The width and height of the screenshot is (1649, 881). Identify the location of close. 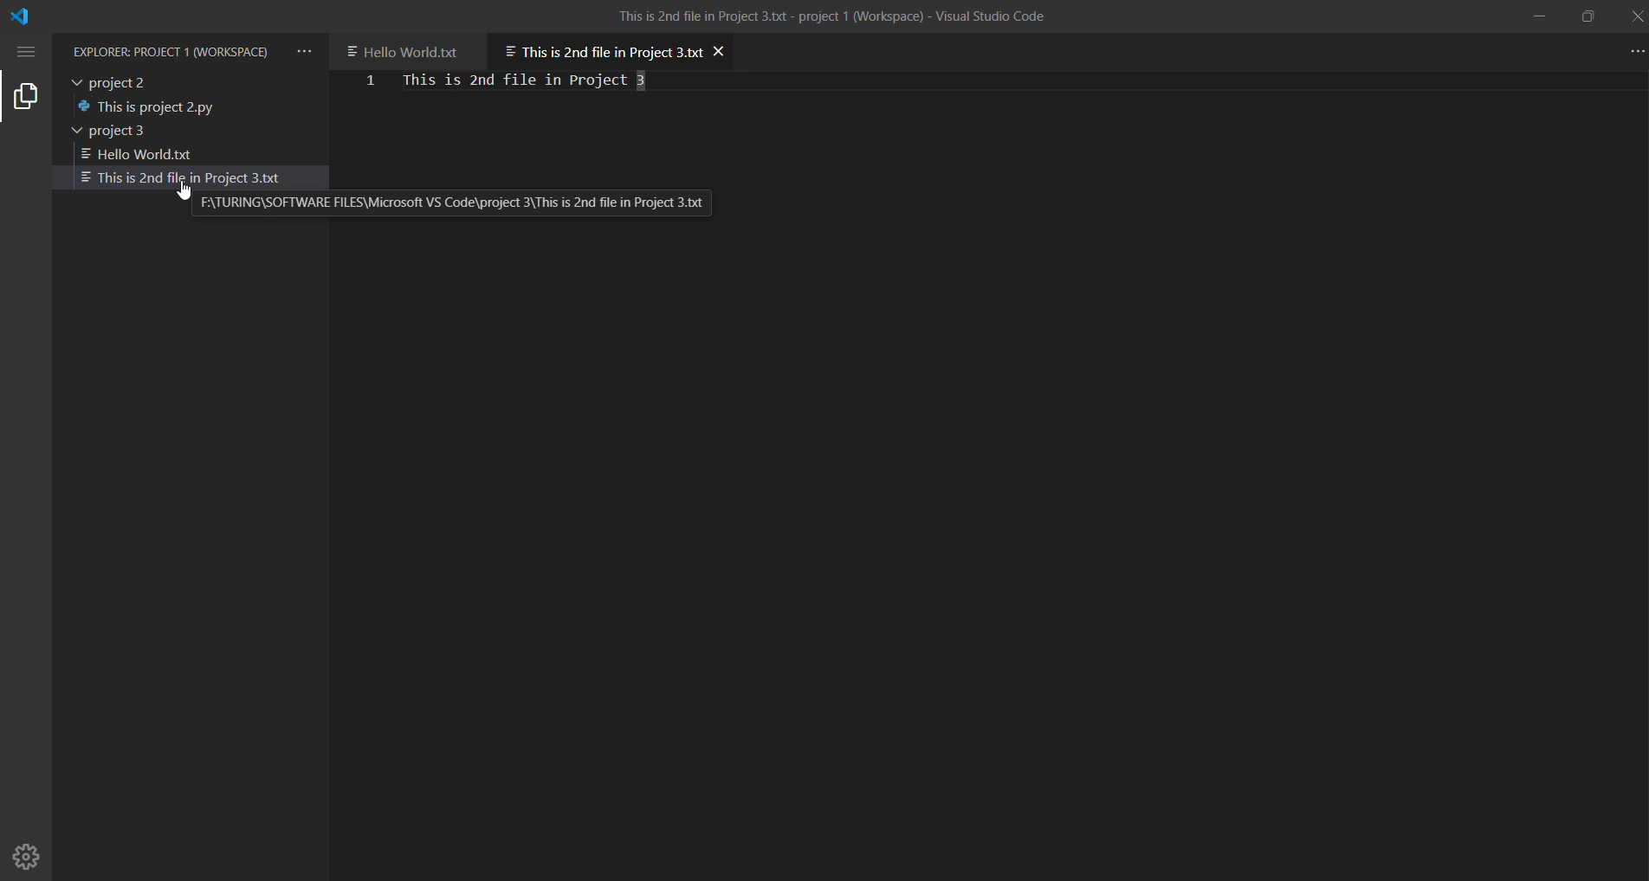
(1636, 16).